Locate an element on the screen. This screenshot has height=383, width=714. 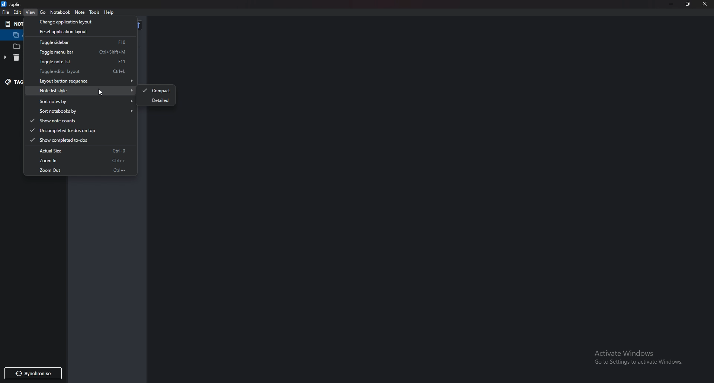
Toggle sidebar is located at coordinates (89, 42).